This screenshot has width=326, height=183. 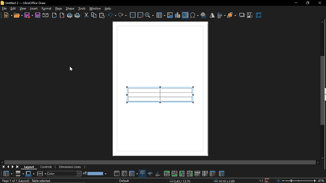 I want to click on new, so click(x=8, y=15).